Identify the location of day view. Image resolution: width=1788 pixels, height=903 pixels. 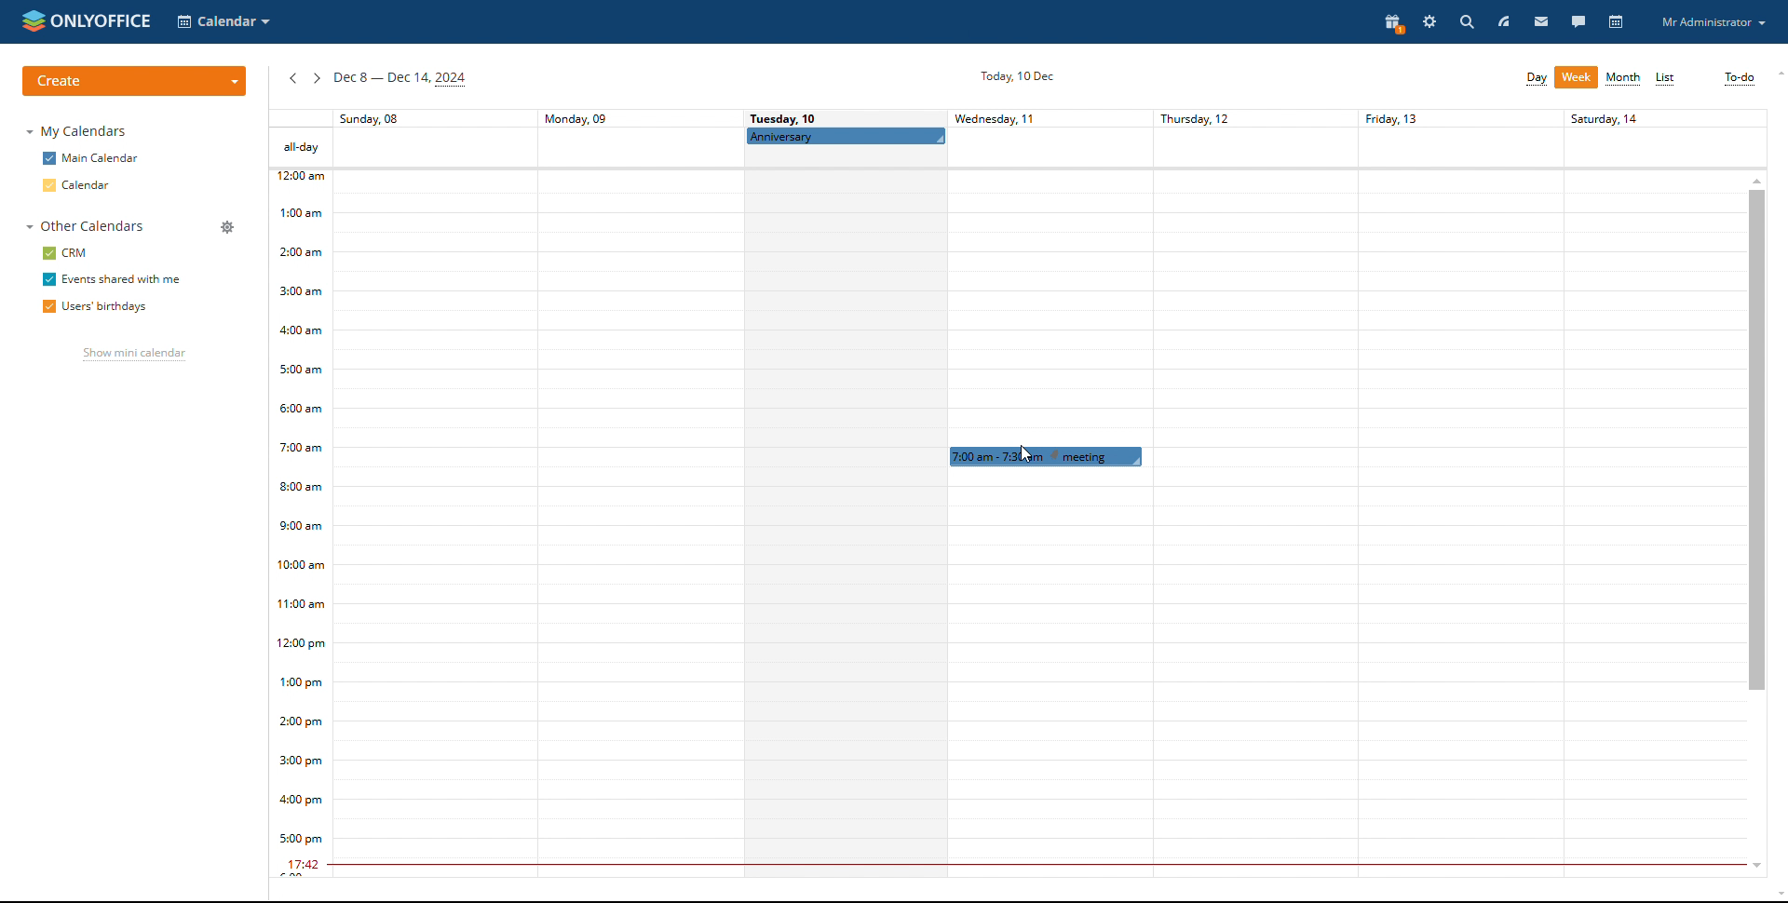
(1537, 79).